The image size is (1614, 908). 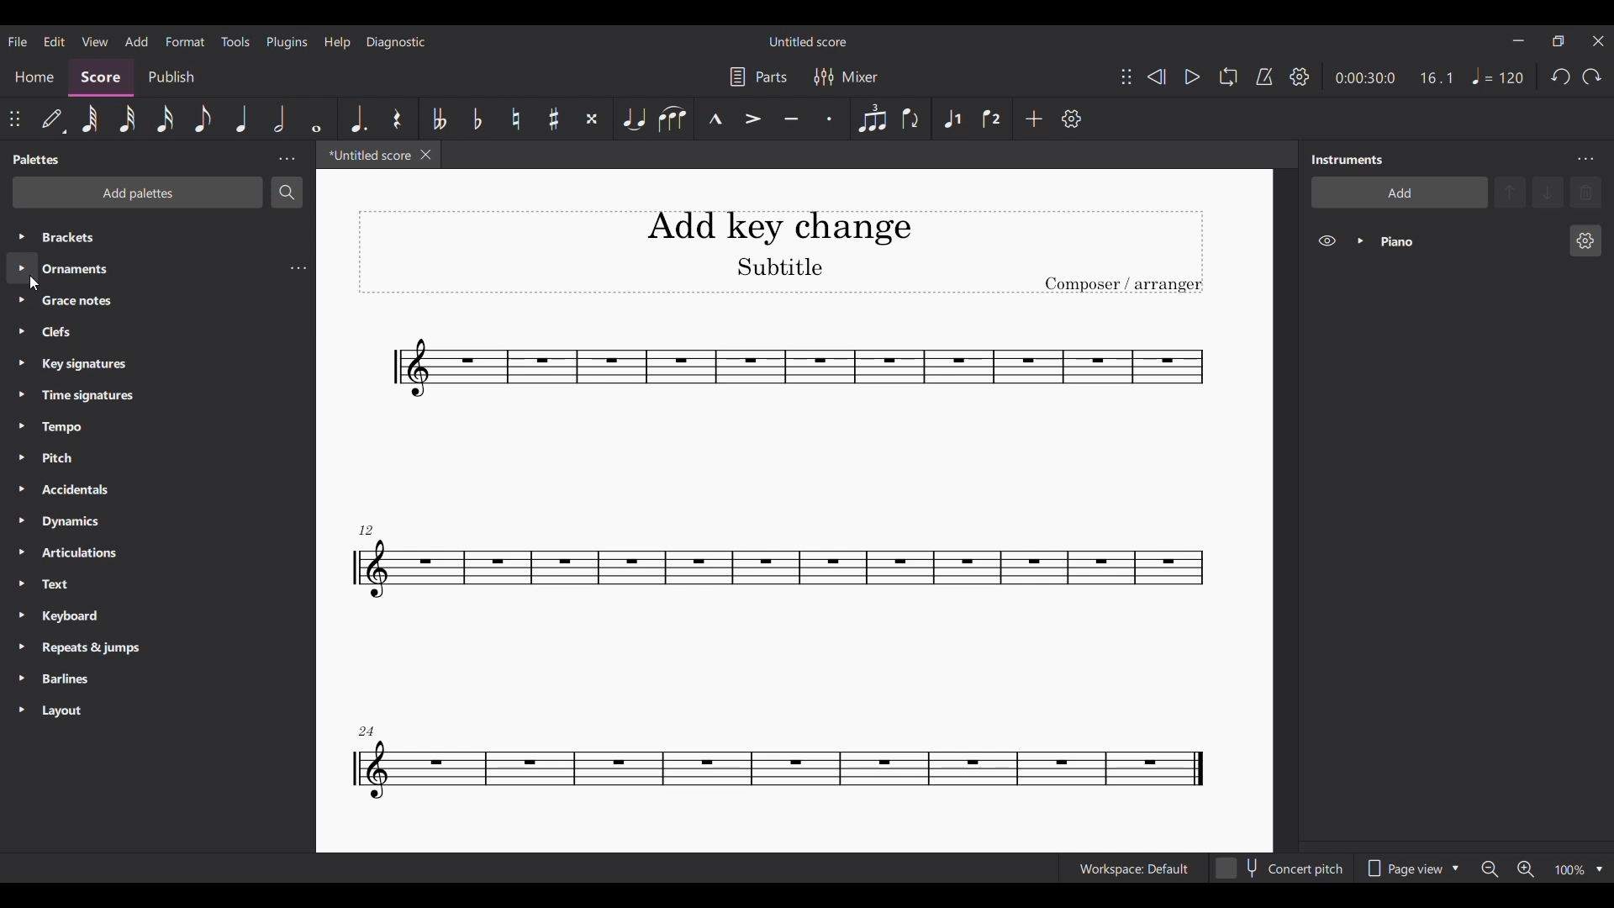 What do you see at coordinates (25, 282) in the screenshot?
I see `cursor` at bounding box center [25, 282].